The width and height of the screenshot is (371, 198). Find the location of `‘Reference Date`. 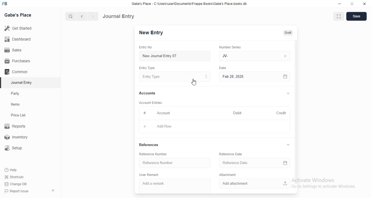

‘Reference Date is located at coordinates (231, 154).